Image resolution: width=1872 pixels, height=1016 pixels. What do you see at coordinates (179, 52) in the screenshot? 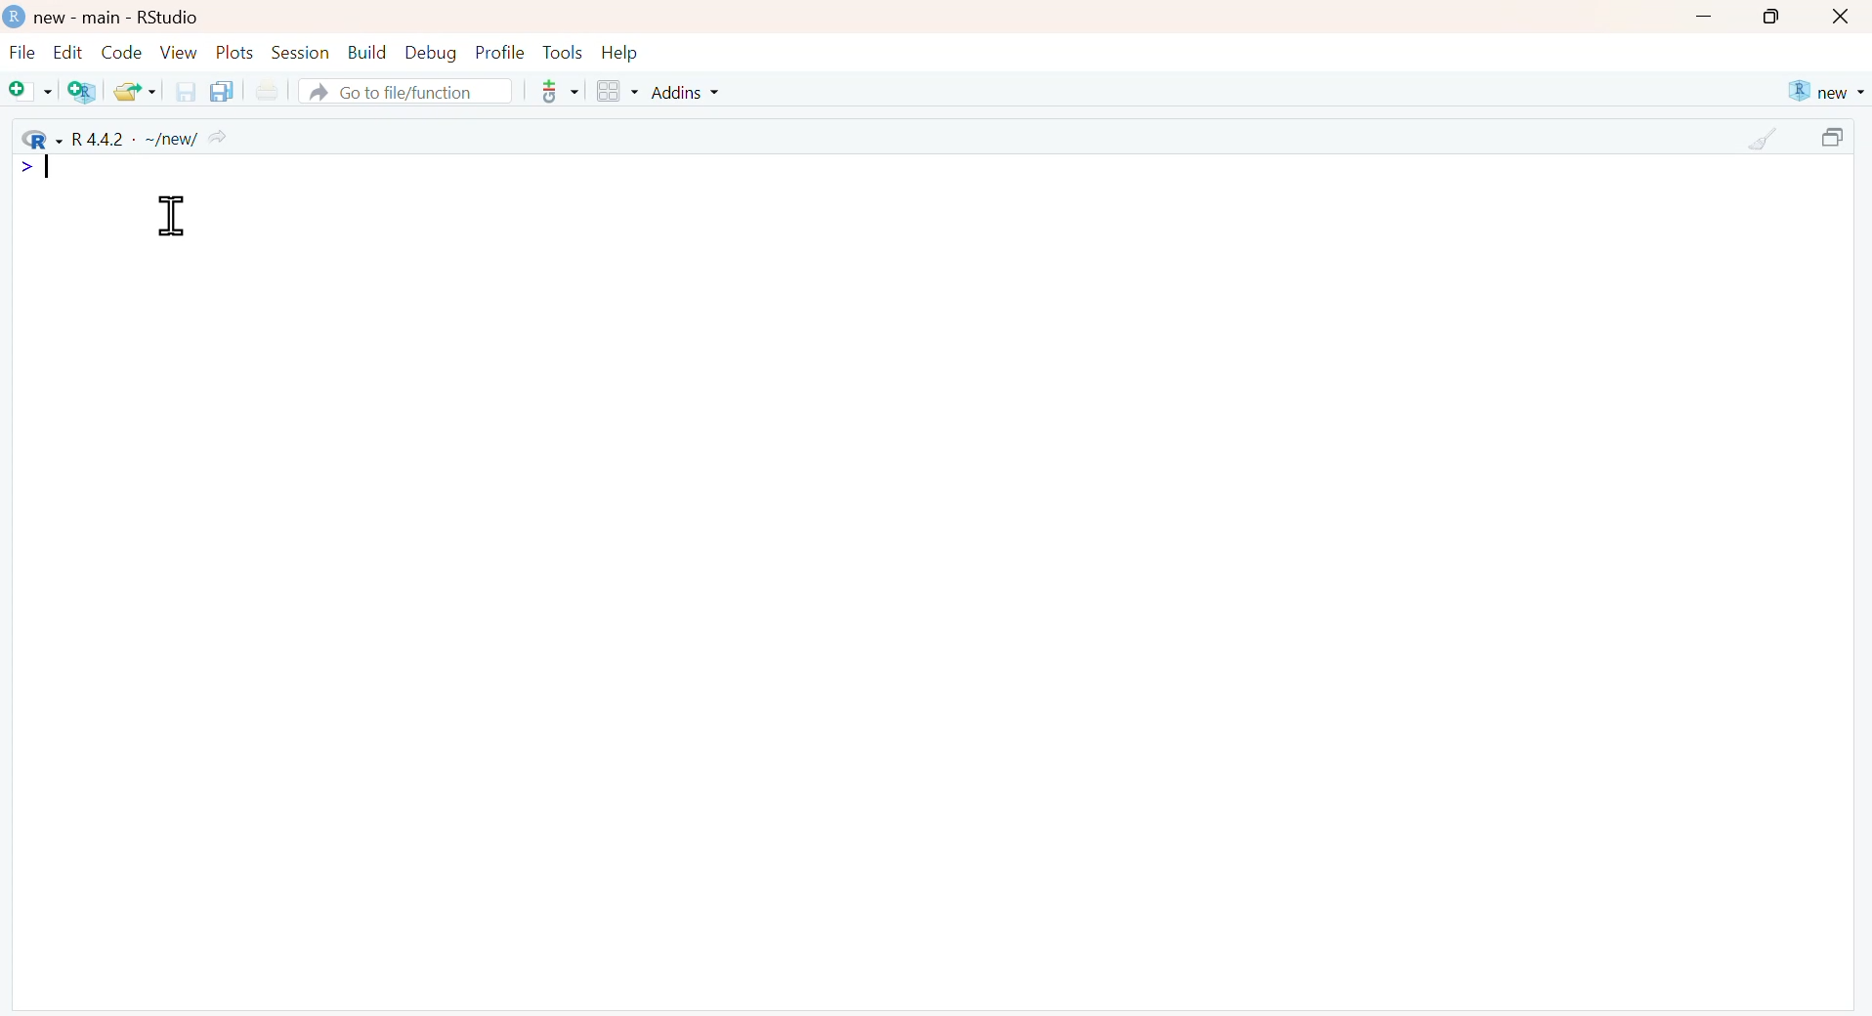
I see `View` at bounding box center [179, 52].